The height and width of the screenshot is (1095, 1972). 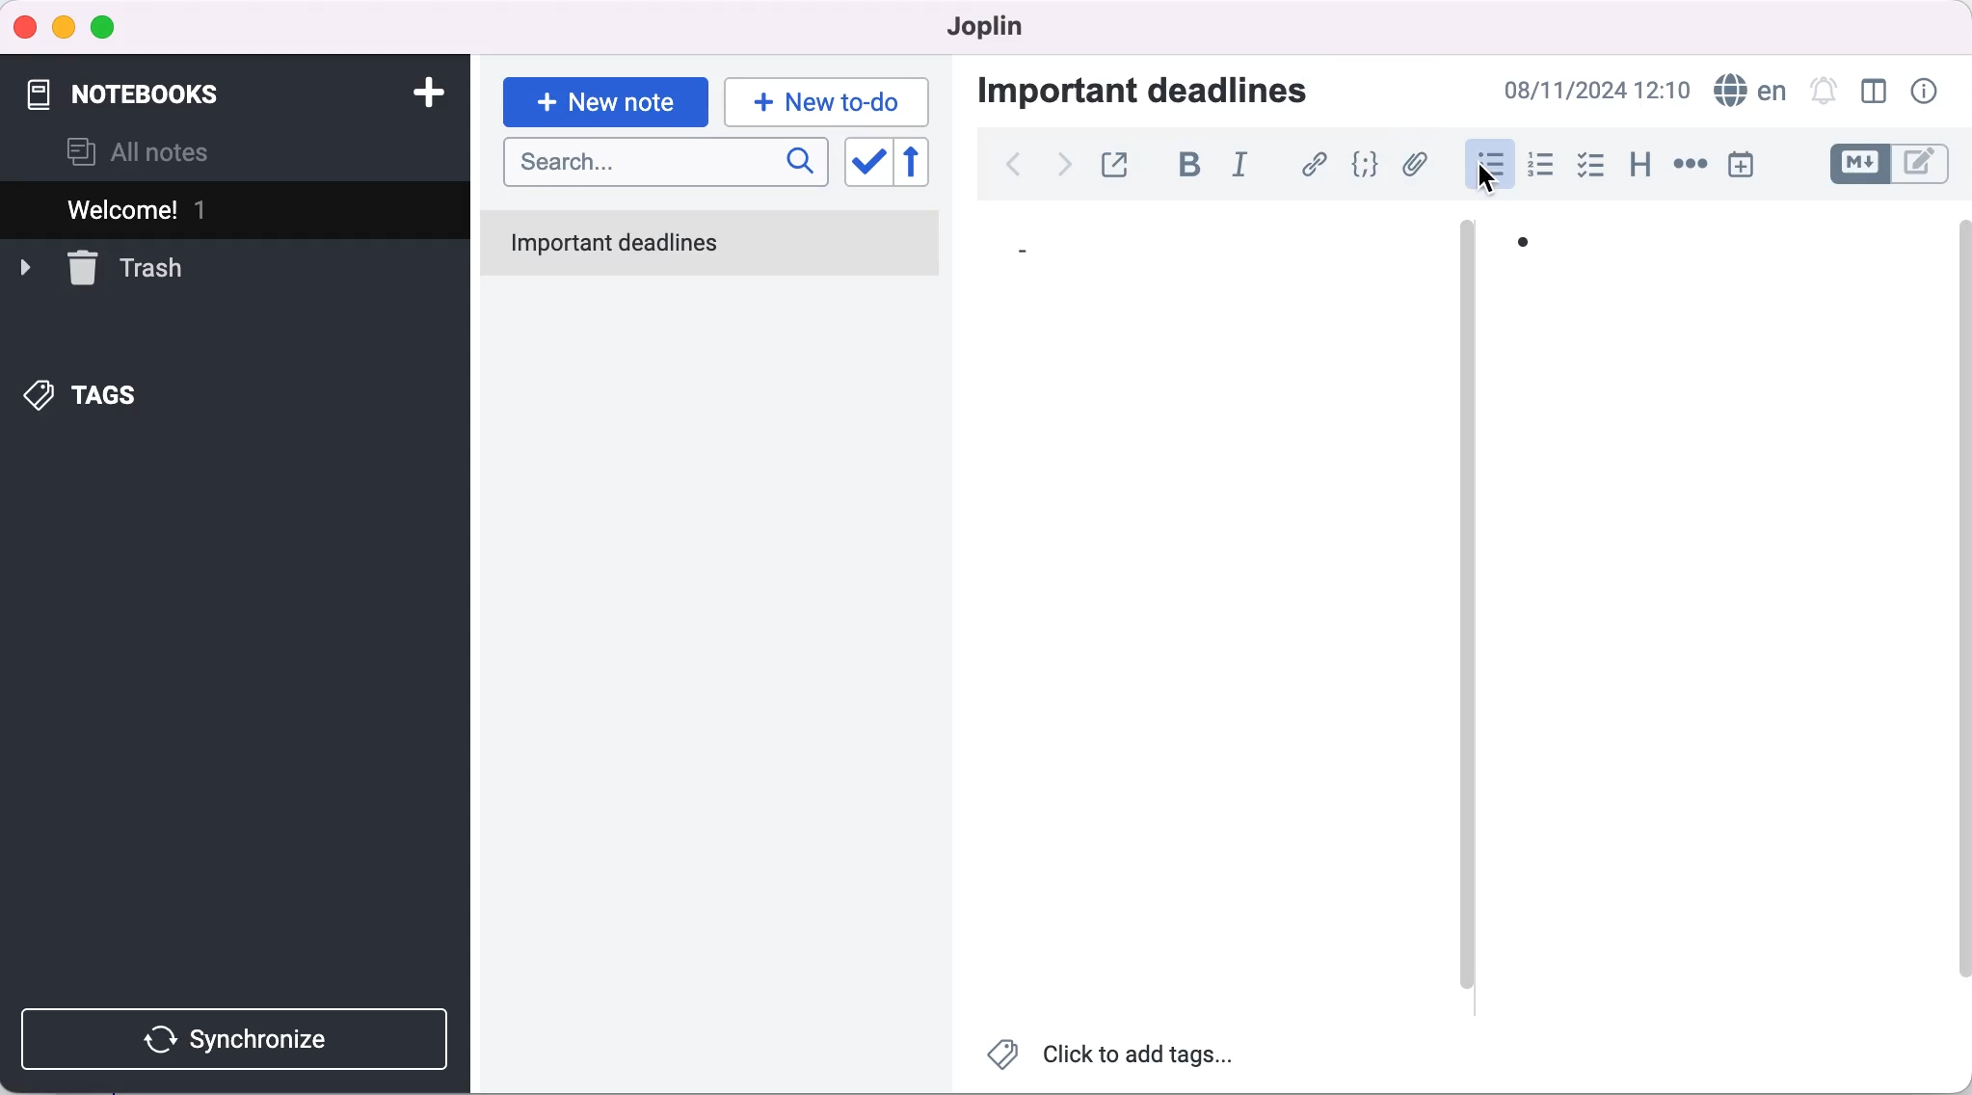 What do you see at coordinates (713, 245) in the screenshot?
I see `important deadlines note` at bounding box center [713, 245].